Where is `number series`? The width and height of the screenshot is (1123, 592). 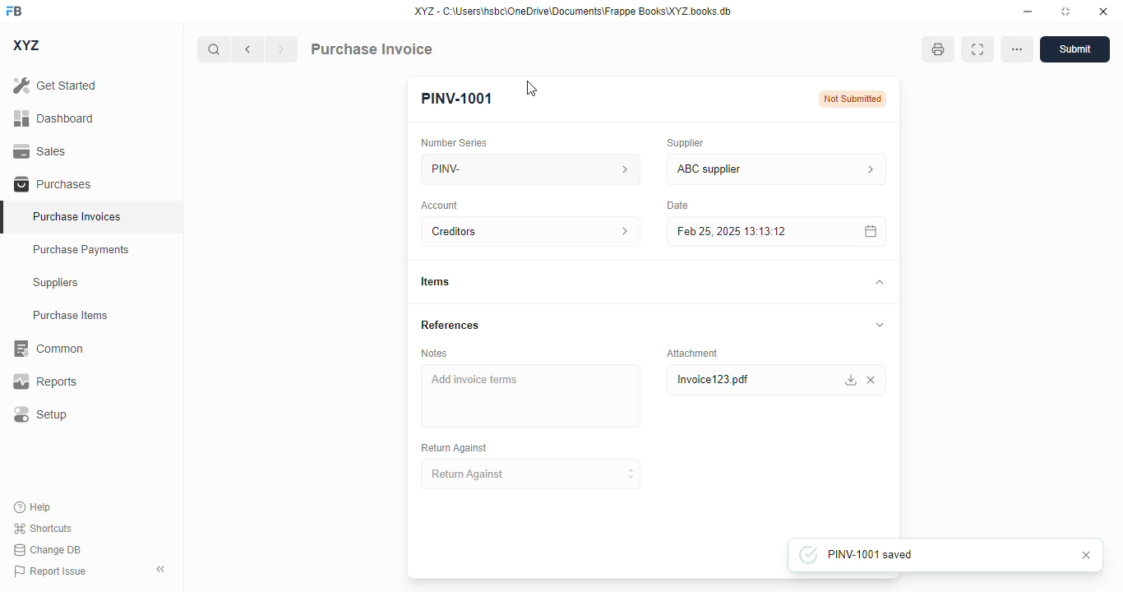 number series is located at coordinates (455, 142).